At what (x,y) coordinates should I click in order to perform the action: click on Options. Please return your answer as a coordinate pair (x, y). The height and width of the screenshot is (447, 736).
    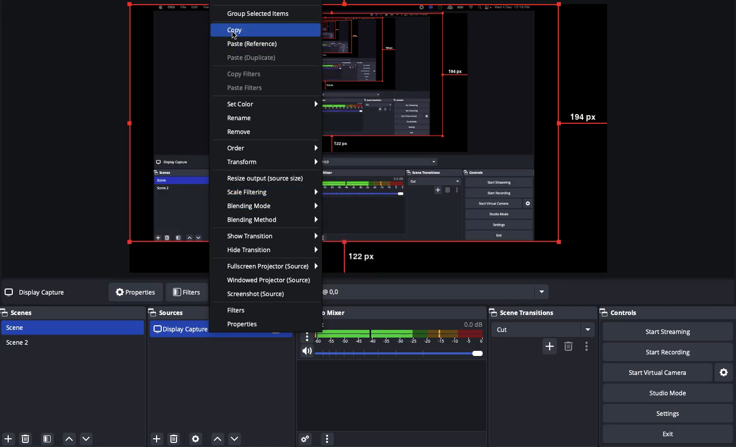
    Looking at the image, I should click on (328, 438).